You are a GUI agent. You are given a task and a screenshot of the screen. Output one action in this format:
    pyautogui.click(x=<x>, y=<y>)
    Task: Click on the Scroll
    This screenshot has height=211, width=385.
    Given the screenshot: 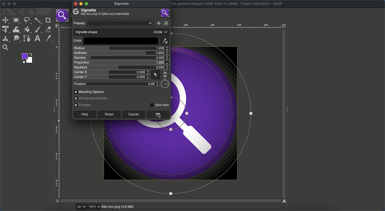 What is the action you would take?
    pyautogui.click(x=169, y=201)
    